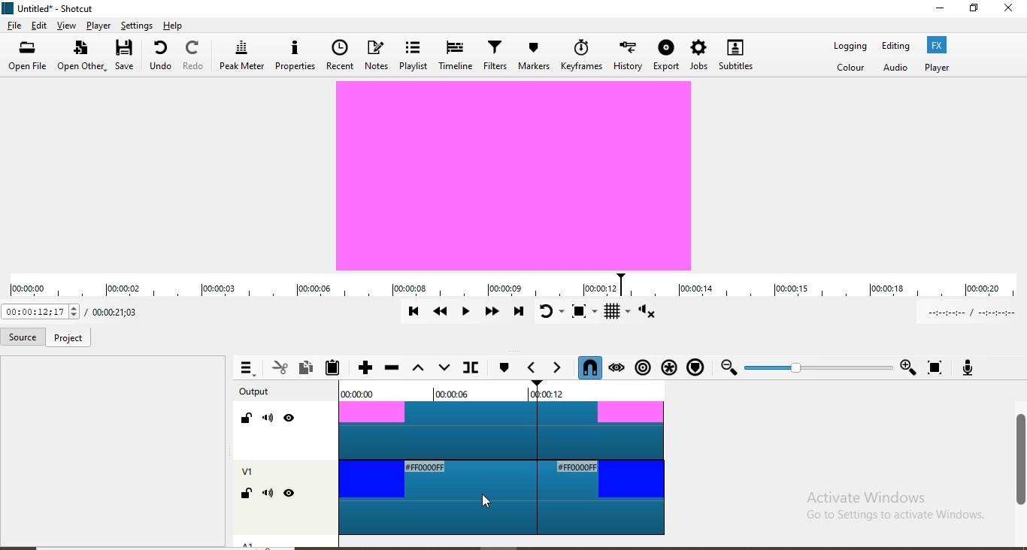 The image size is (1027, 550). What do you see at coordinates (617, 368) in the screenshot?
I see `Scrub while dragging` at bounding box center [617, 368].